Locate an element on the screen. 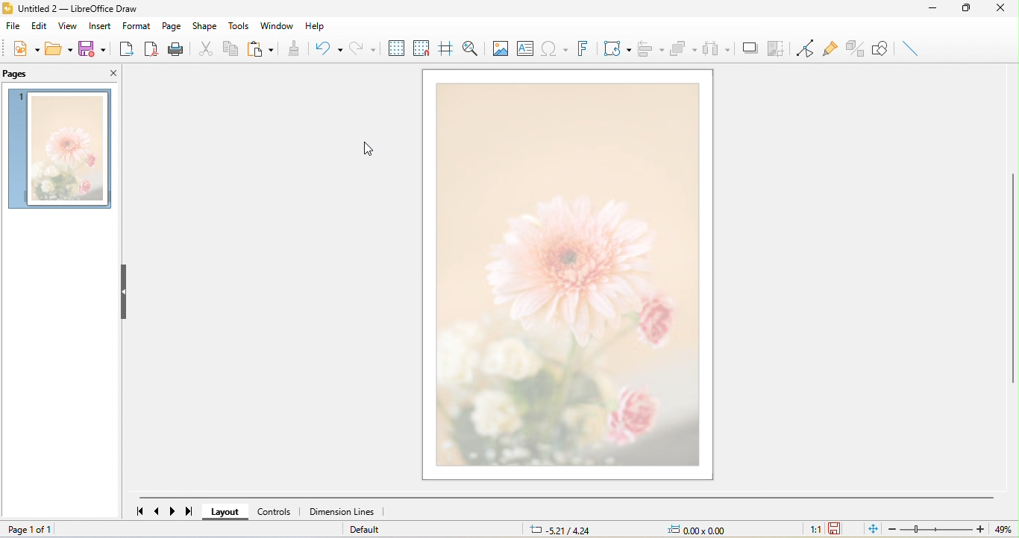 Image resolution: width=1019 pixels, height=538 pixels. page is located at coordinates (173, 25).